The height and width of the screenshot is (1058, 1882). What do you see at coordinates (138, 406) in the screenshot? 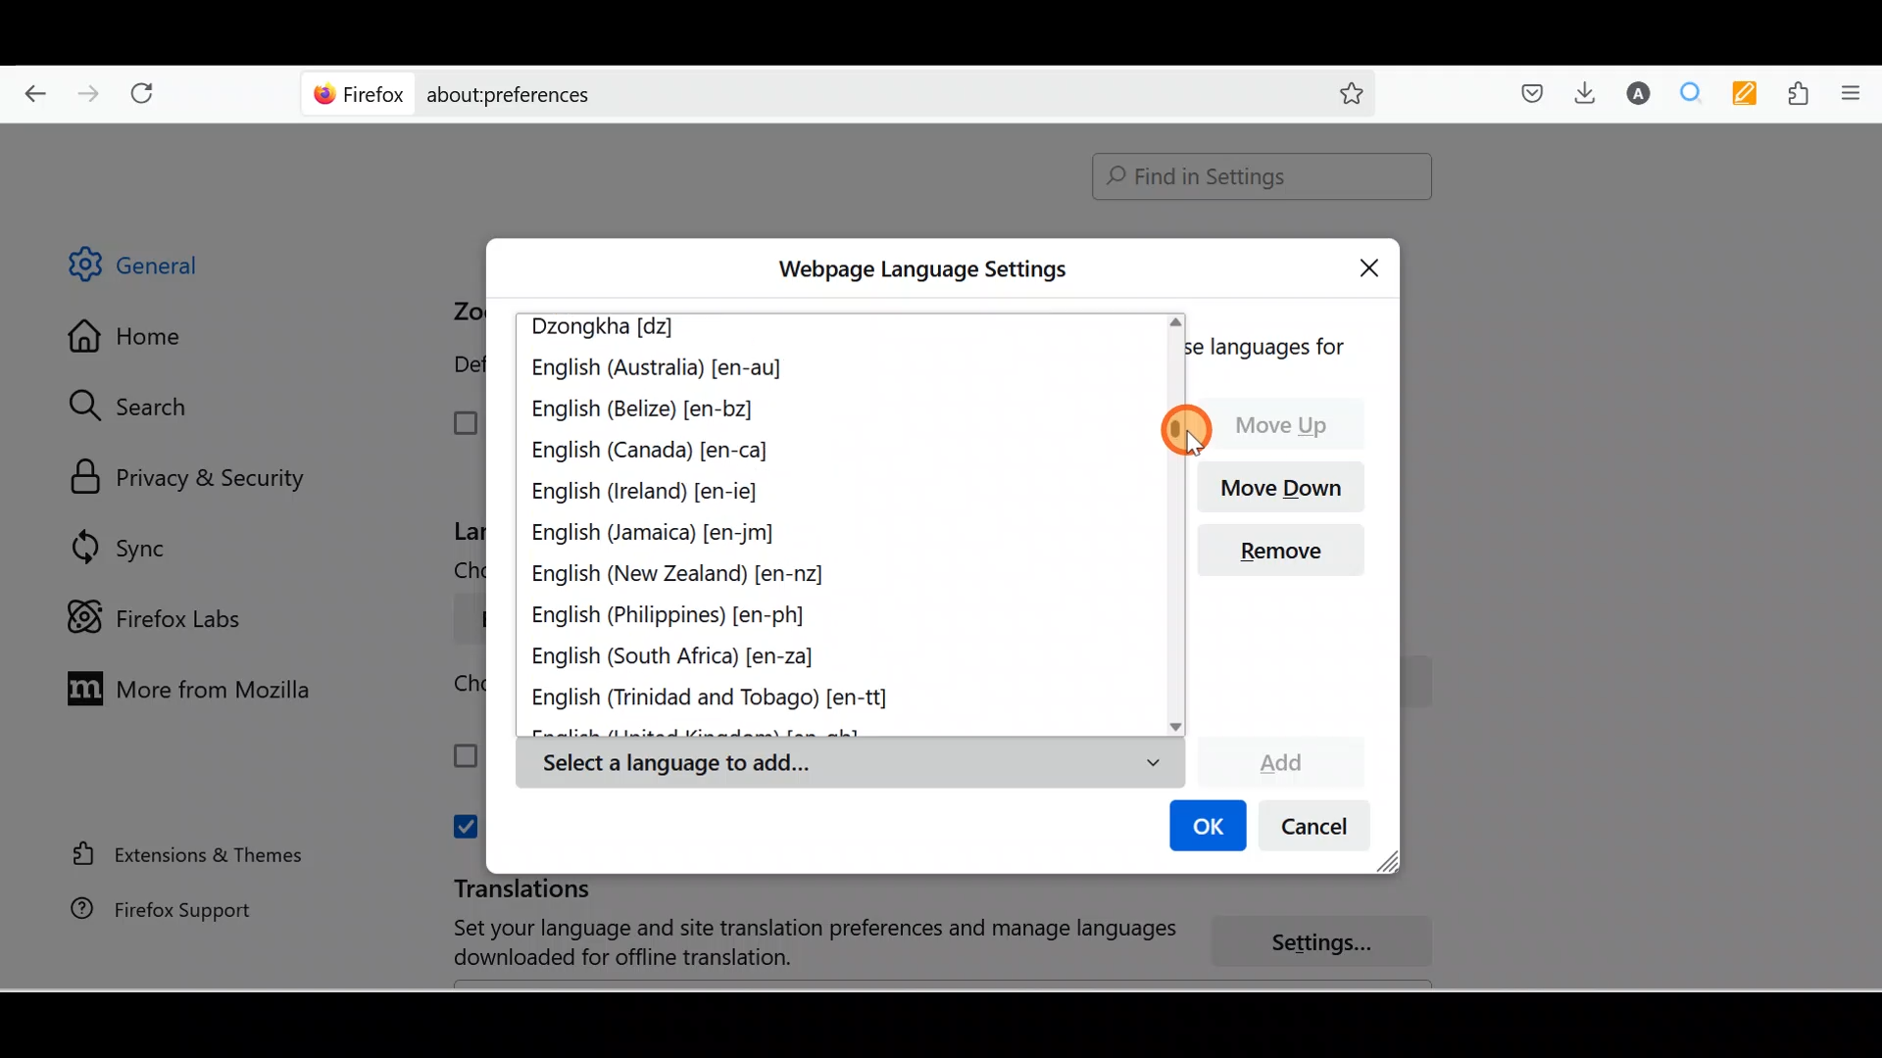
I see `Search` at bounding box center [138, 406].